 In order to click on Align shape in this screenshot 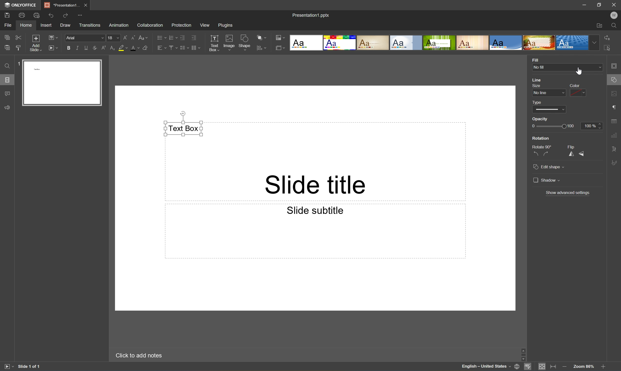, I will do `click(262, 48)`.